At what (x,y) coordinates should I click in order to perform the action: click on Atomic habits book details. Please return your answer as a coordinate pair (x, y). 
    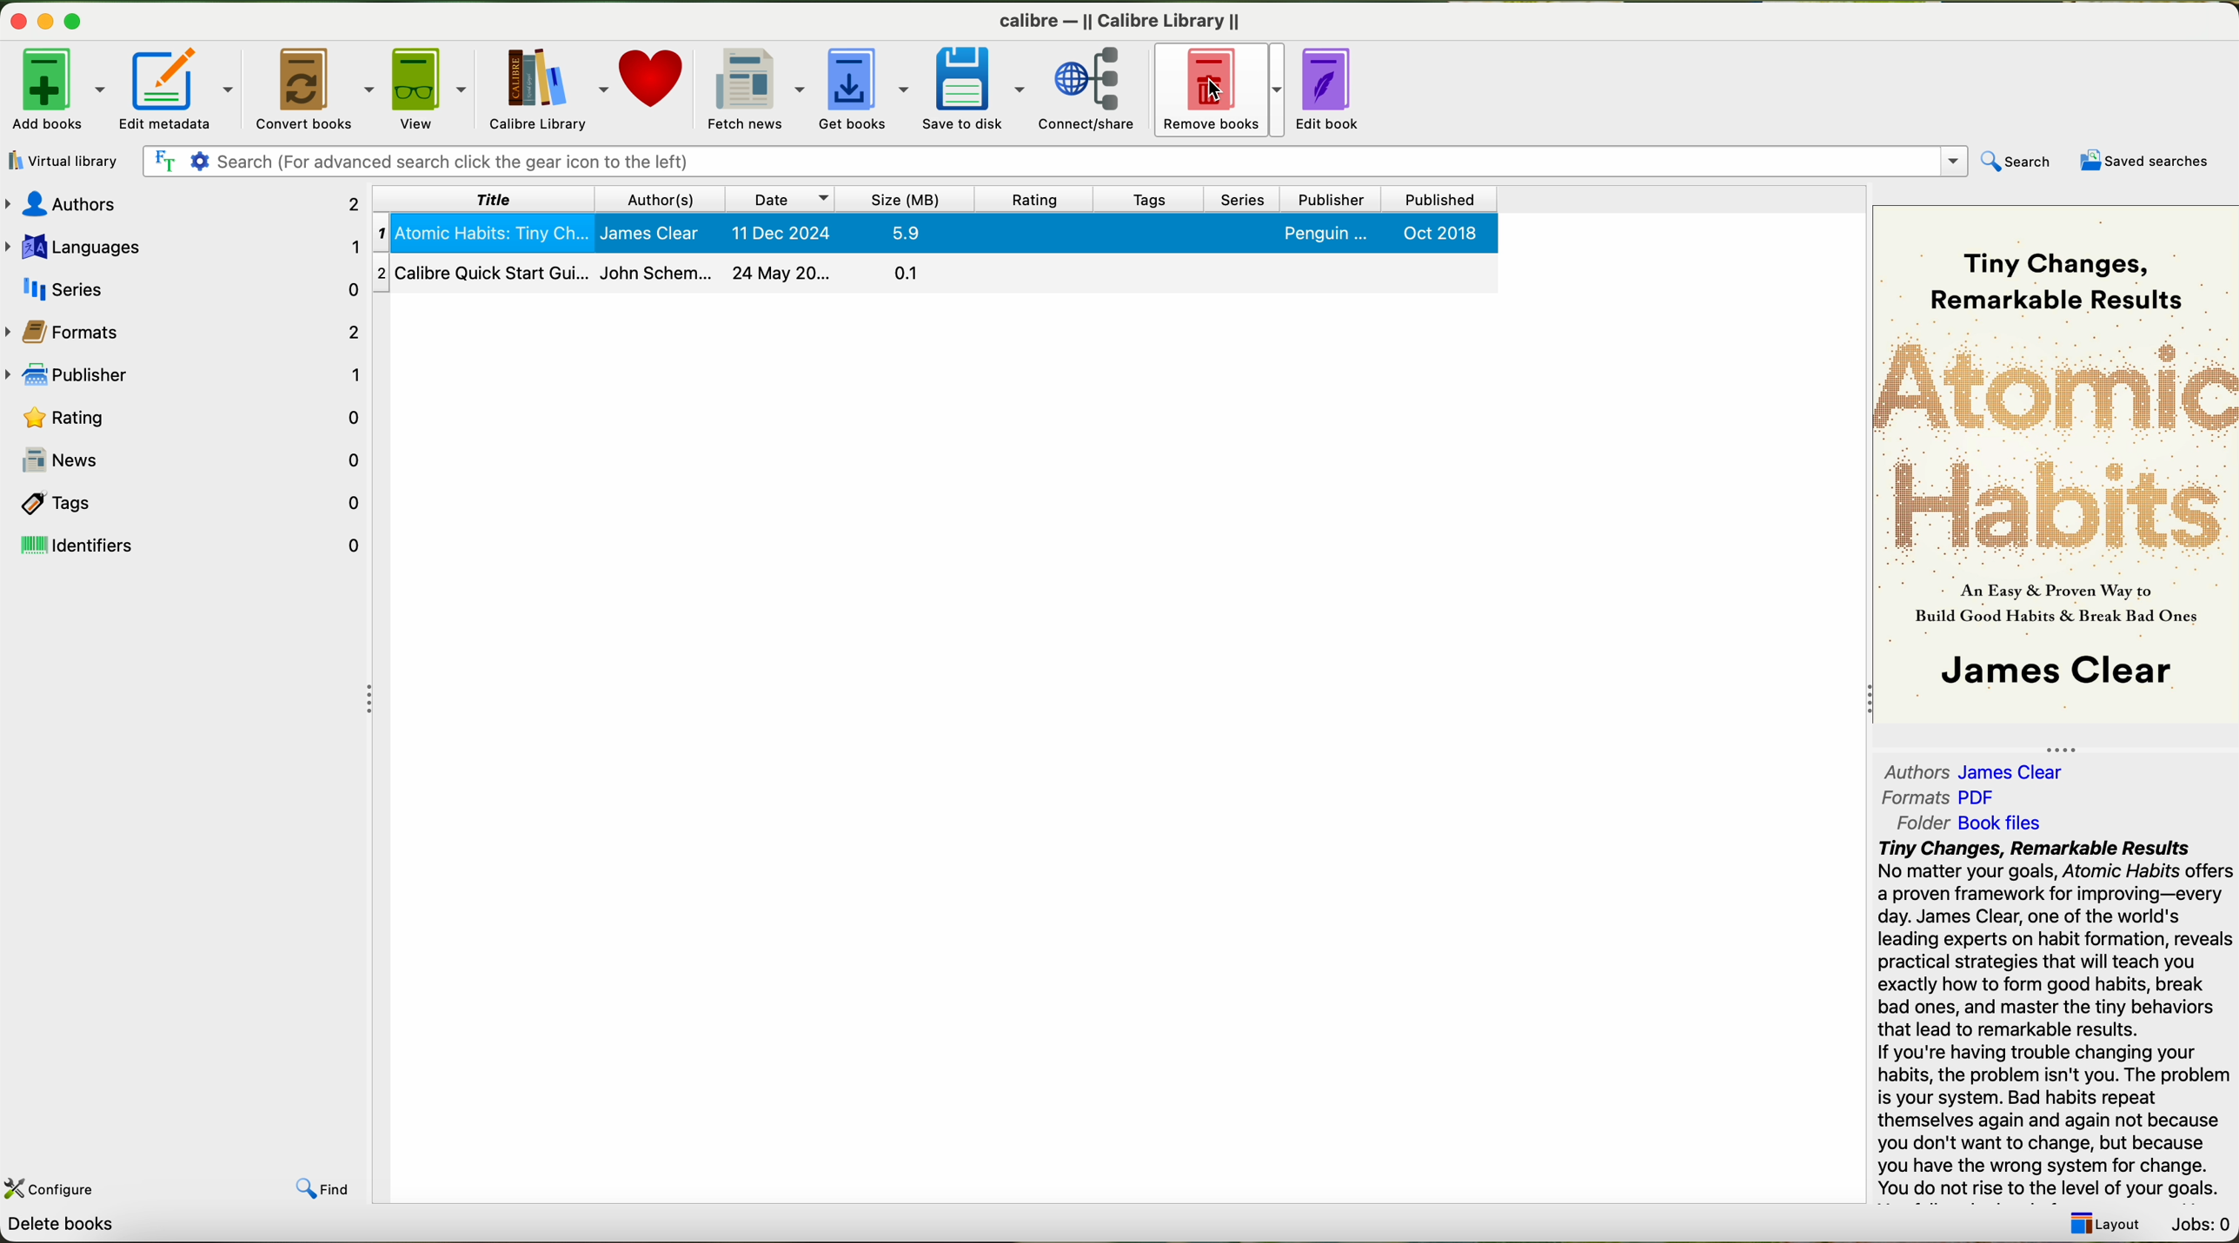
    Looking at the image, I should click on (933, 233).